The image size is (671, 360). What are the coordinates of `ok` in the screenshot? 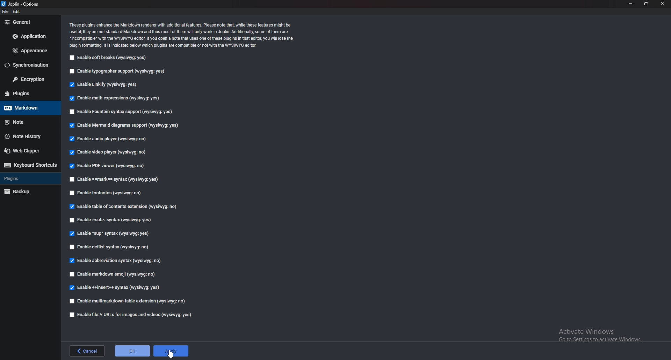 It's located at (133, 351).